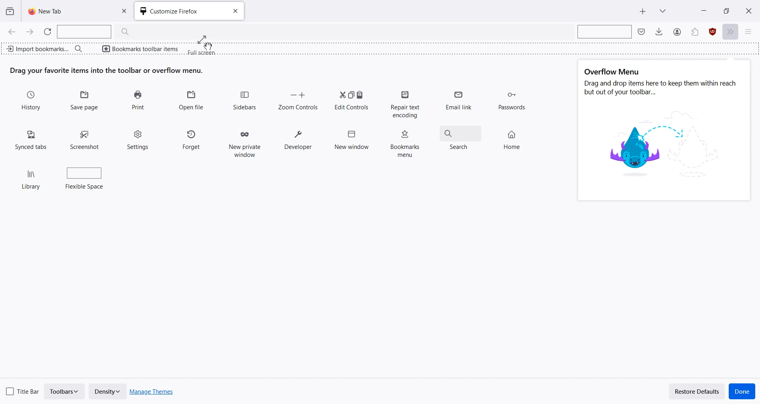  I want to click on Close Tab, so click(126, 11).